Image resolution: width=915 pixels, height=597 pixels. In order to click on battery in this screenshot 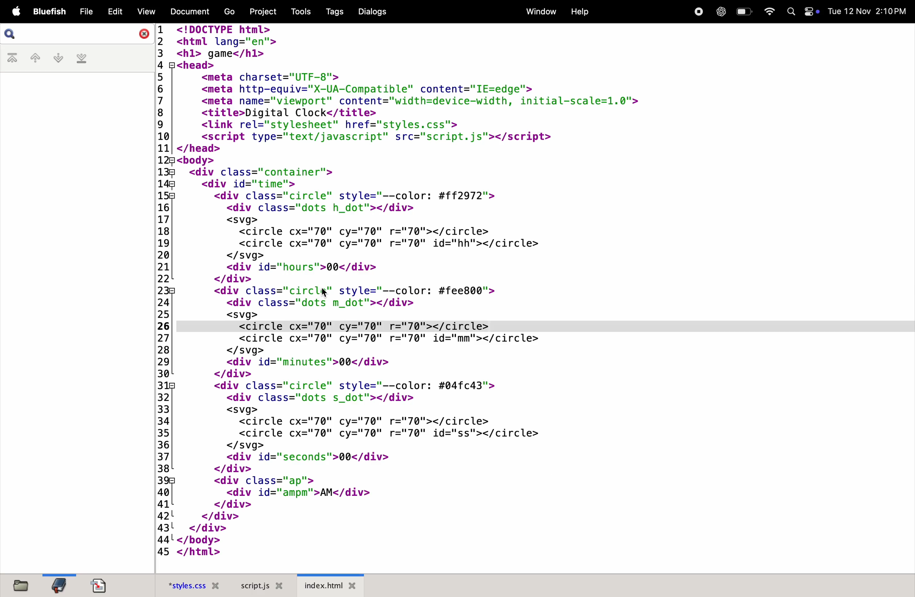, I will do `click(743, 12)`.